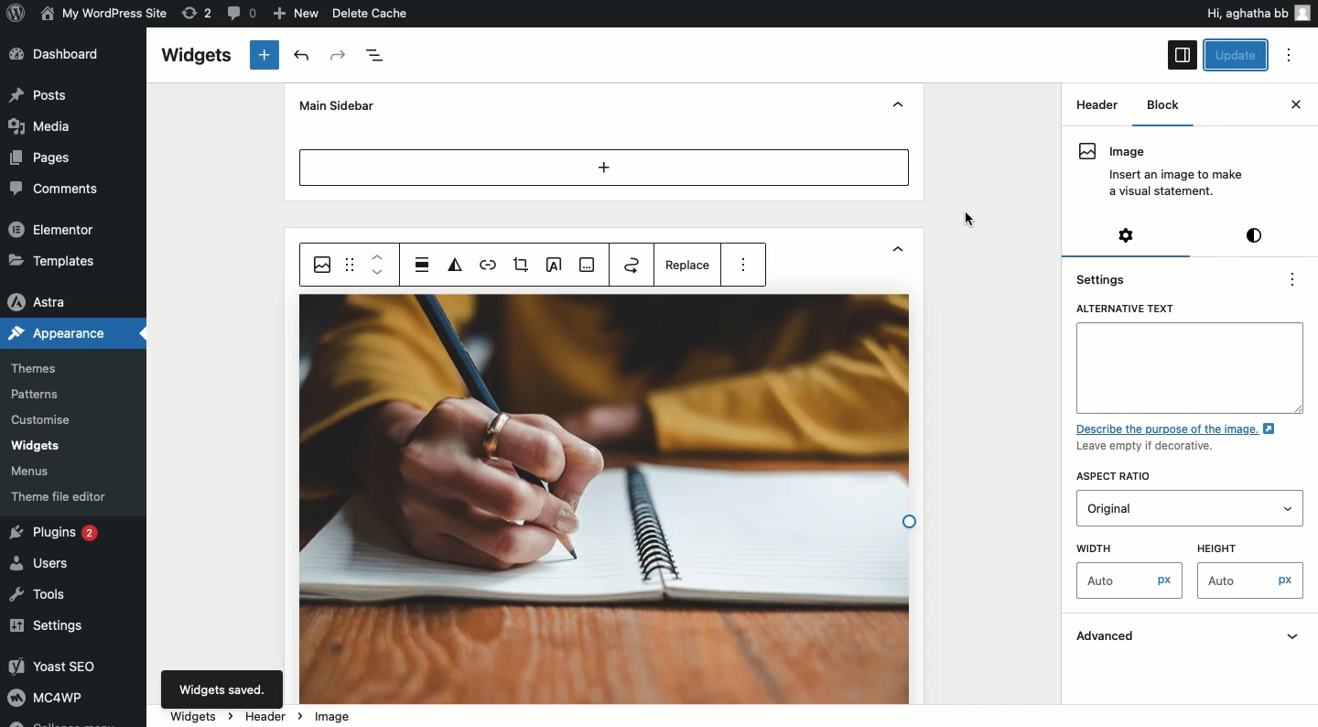 The height and width of the screenshot is (727, 1318). Describe the element at coordinates (40, 303) in the screenshot. I see `Astra` at that location.